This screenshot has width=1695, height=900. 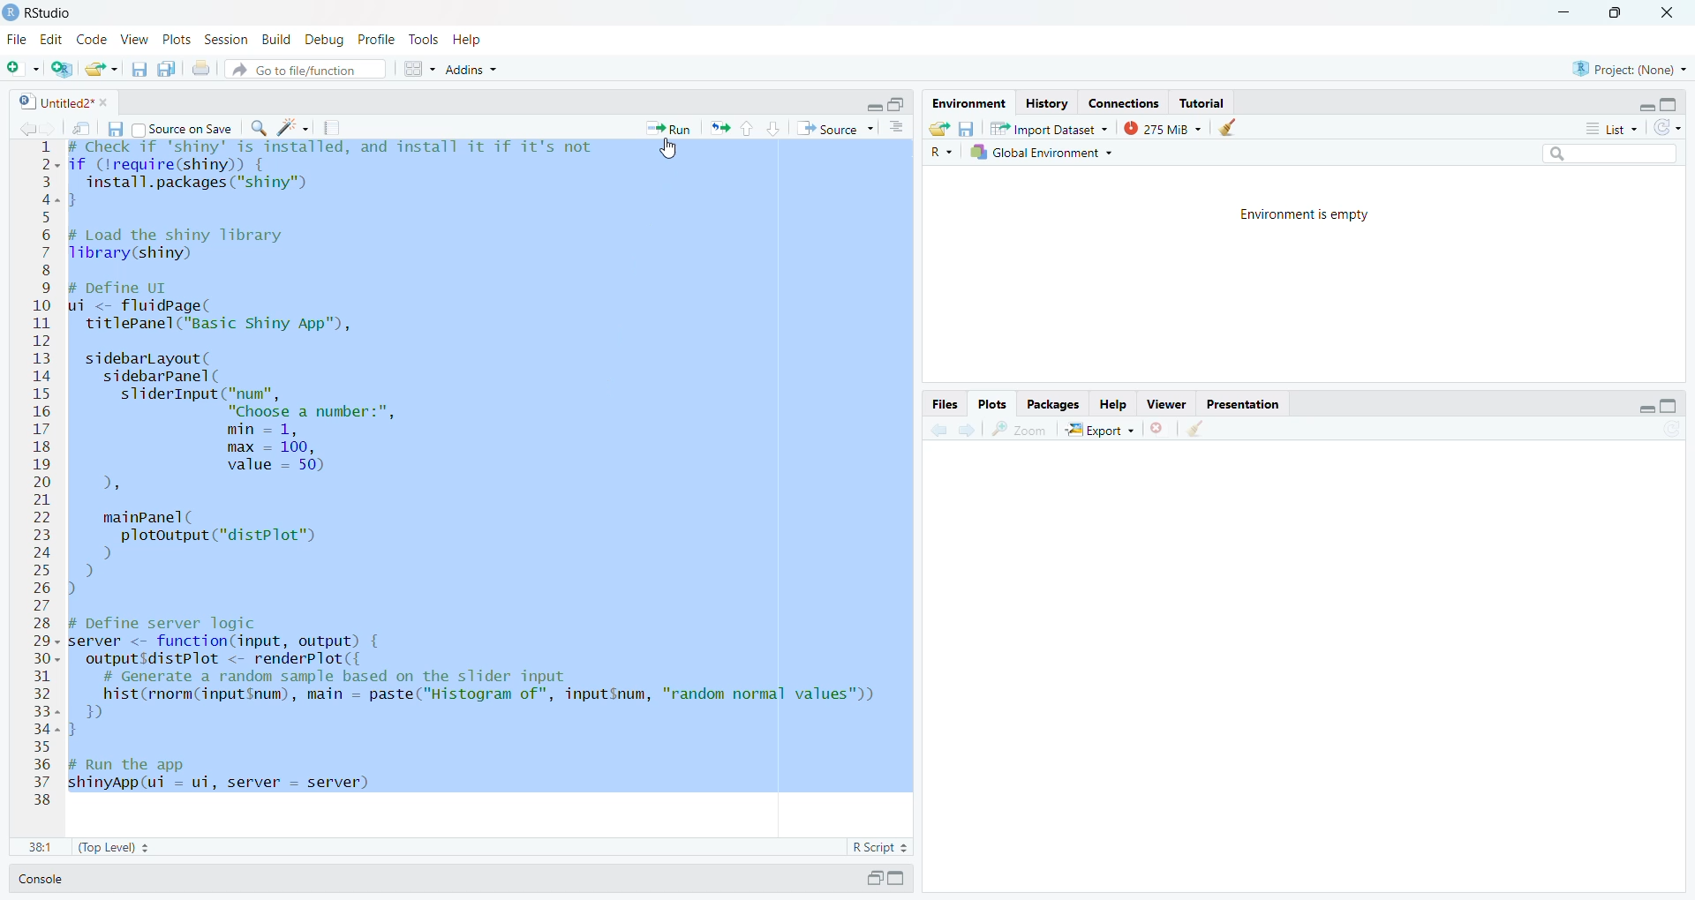 What do you see at coordinates (473, 676) in the screenshot?
I see `# Define server logicserver <- function(input, output) {outputSdistPlot <- renderPlot({# Generate a random sample based on the slider inputhist(rnorm(input$num), main = paste("Histogram of", inputSnum, "random normal values"))}` at bounding box center [473, 676].